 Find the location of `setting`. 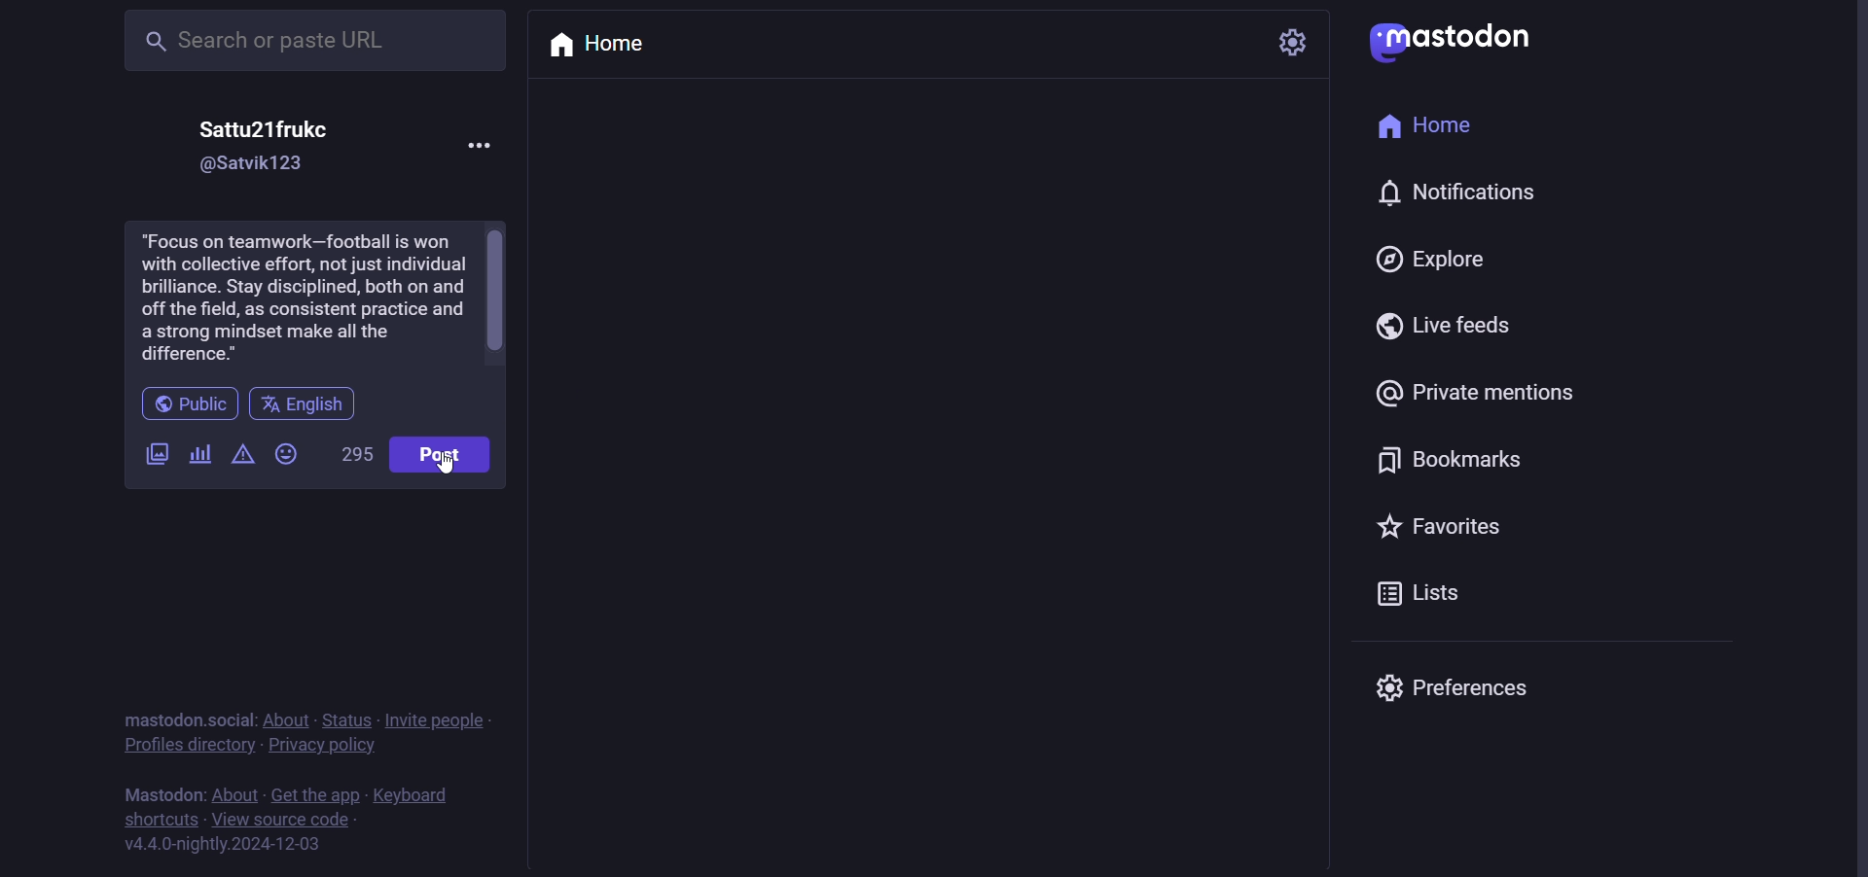

setting is located at coordinates (1297, 42).